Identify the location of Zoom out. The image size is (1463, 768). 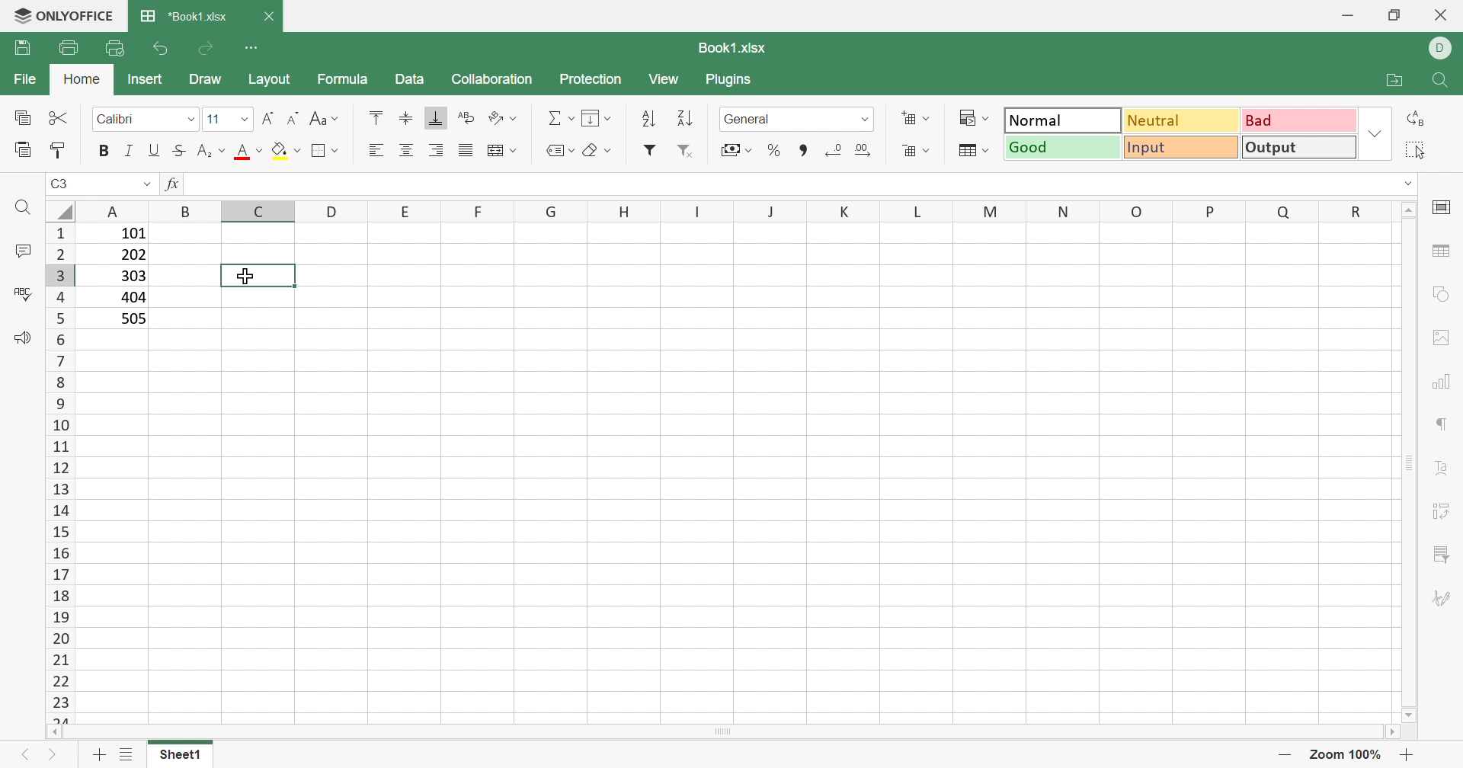
(1282, 754).